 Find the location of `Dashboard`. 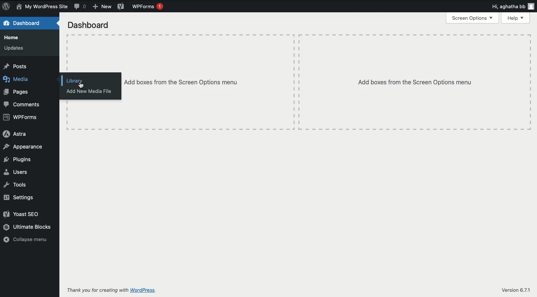

Dashboard is located at coordinates (28, 23).